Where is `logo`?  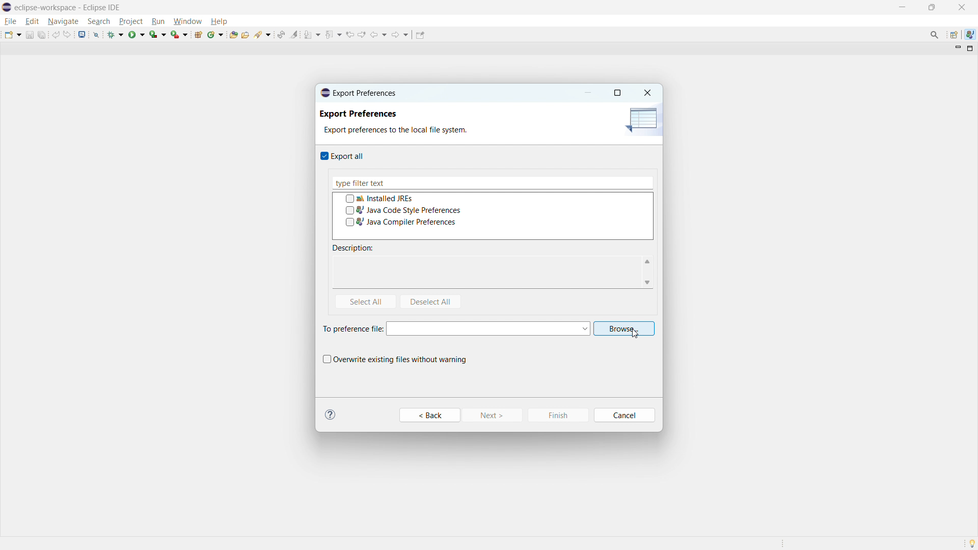 logo is located at coordinates (7, 7).